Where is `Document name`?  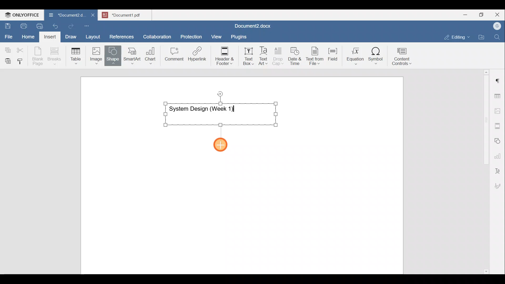 Document name is located at coordinates (251, 27).